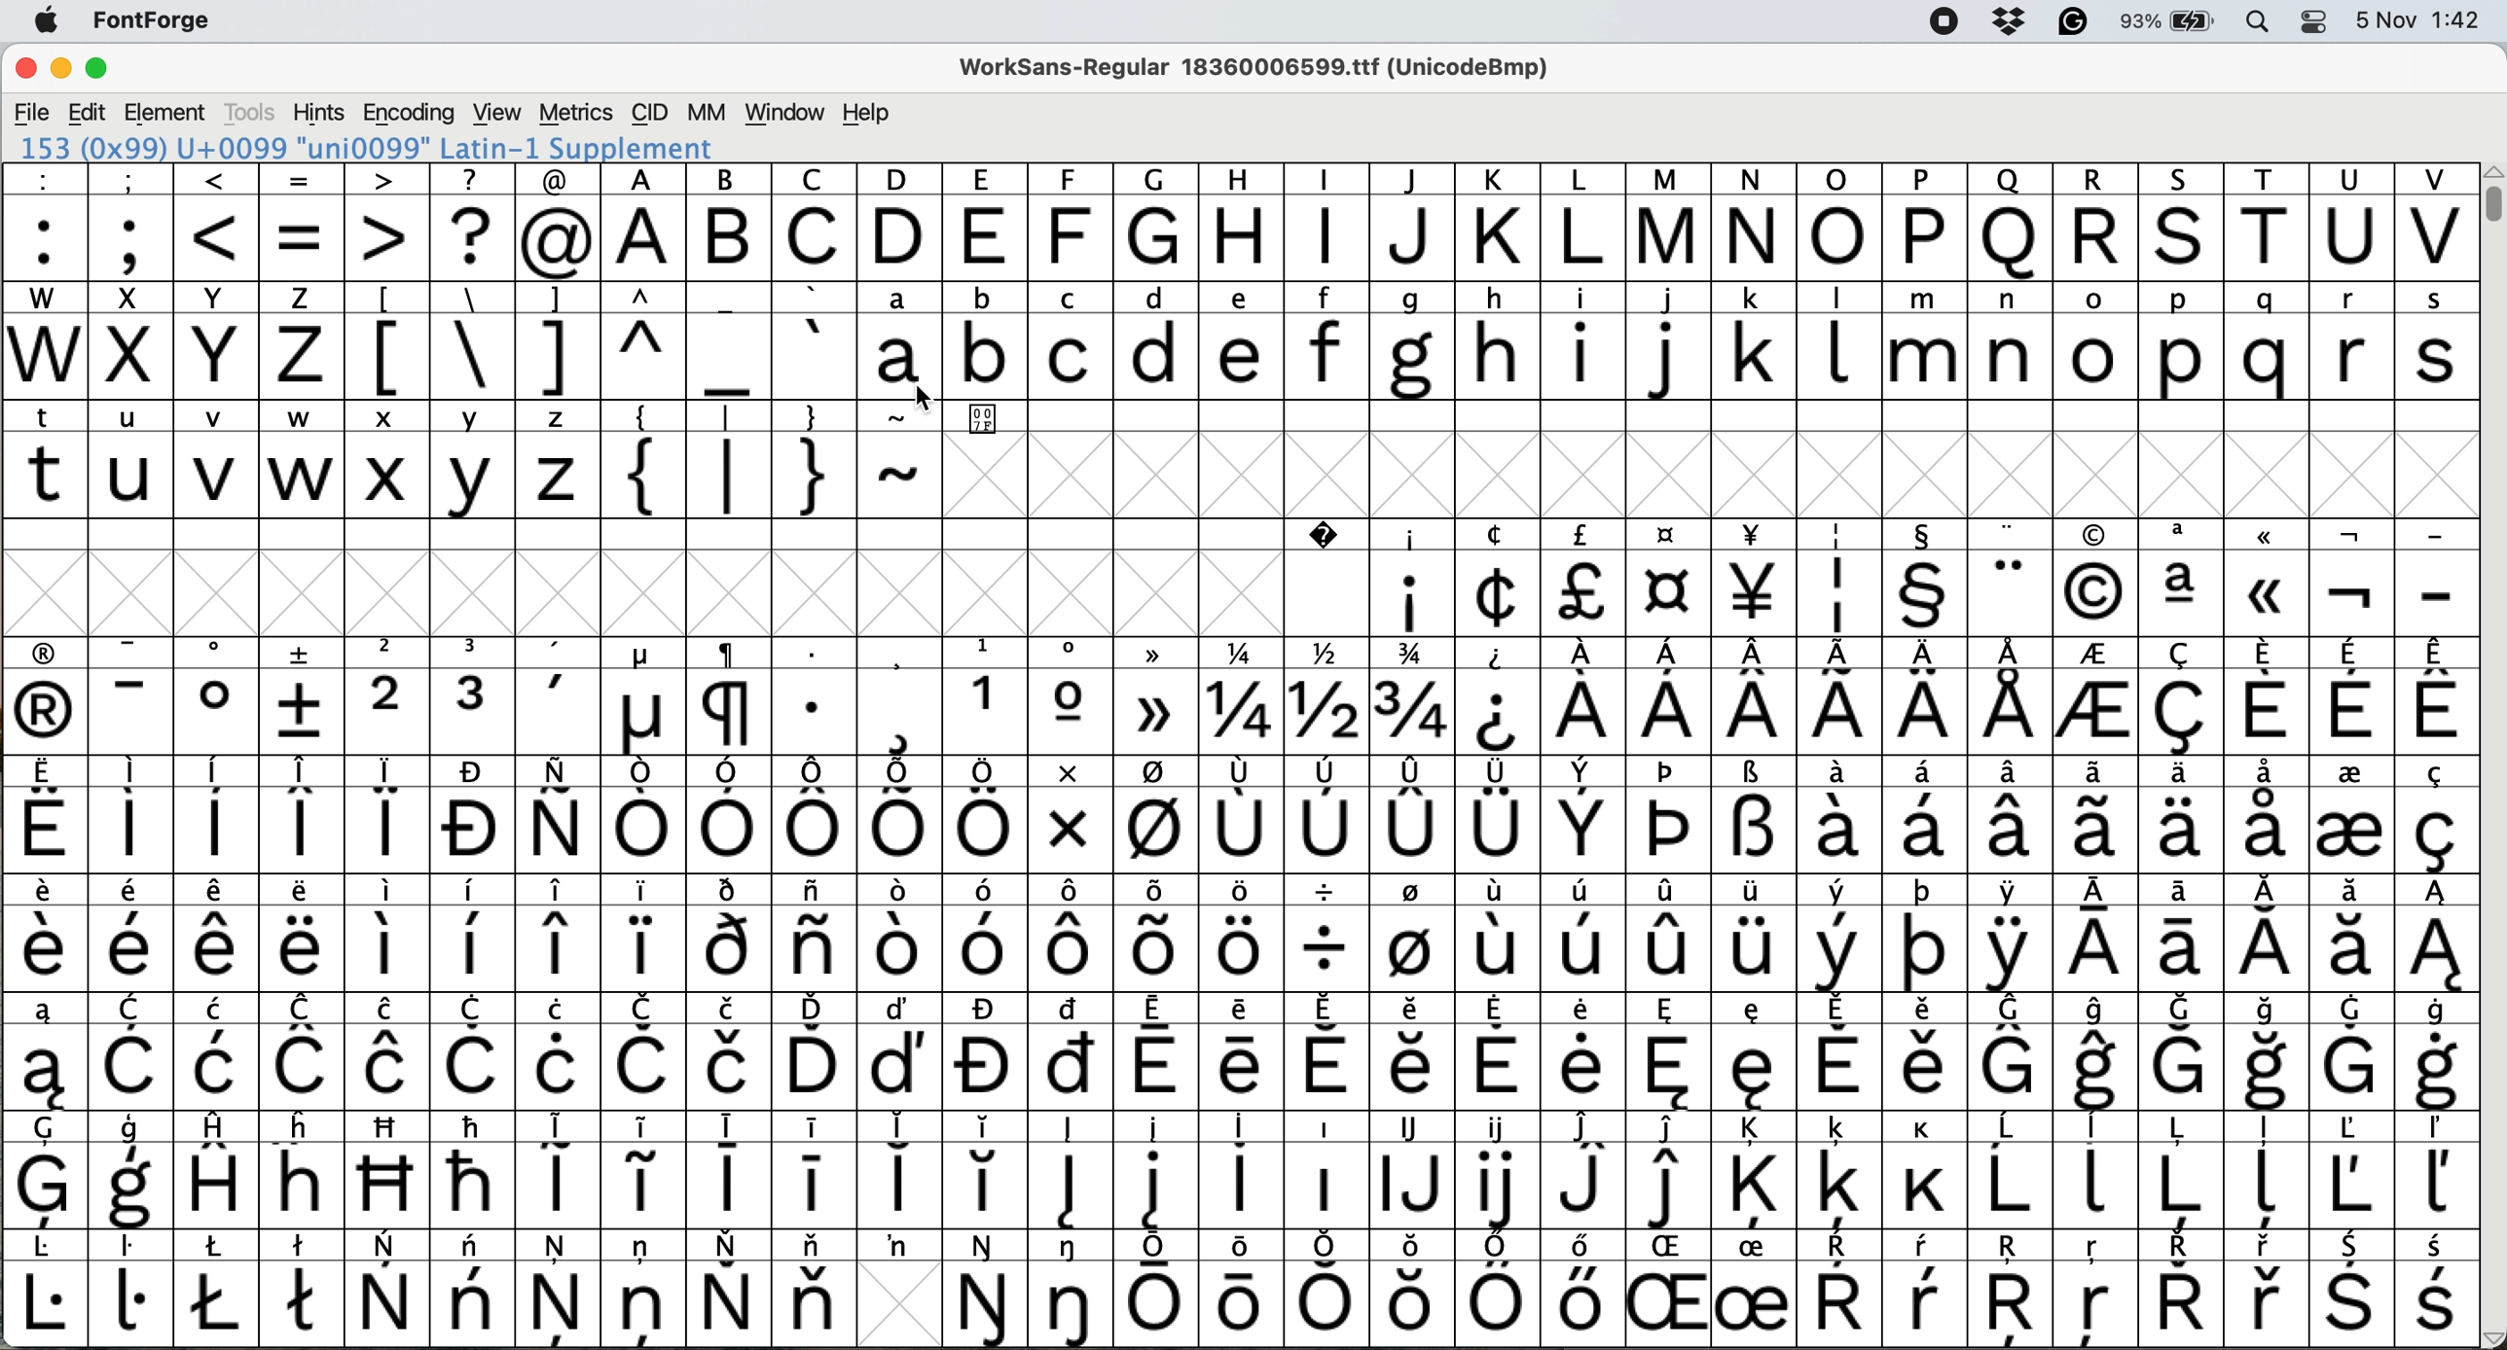 This screenshot has height=1350, width=2507. I want to click on symbol, so click(2354, 580).